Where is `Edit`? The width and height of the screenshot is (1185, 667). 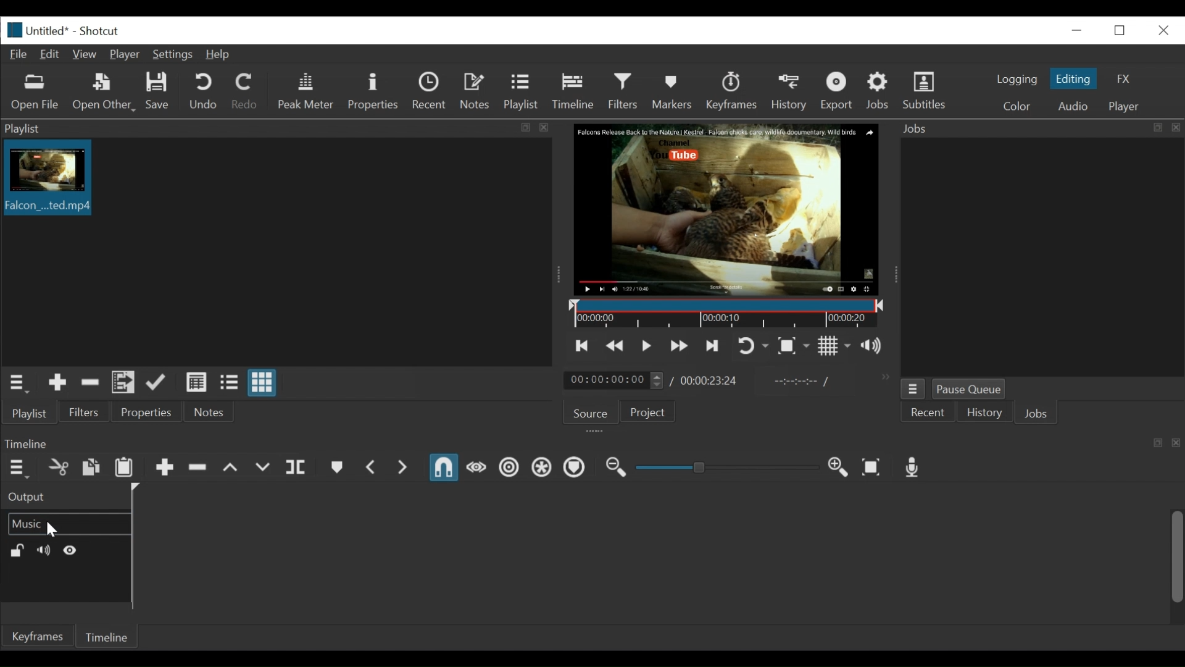
Edit is located at coordinates (51, 54).